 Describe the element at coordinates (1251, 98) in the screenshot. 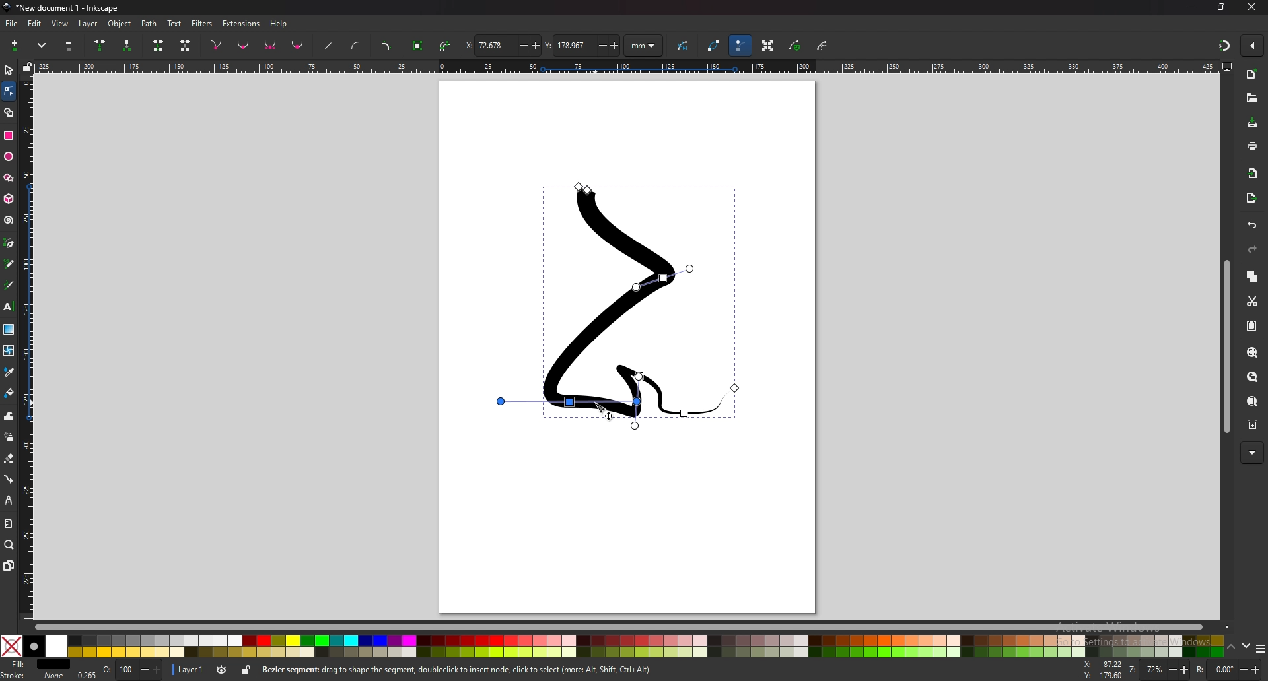

I see `open` at that location.